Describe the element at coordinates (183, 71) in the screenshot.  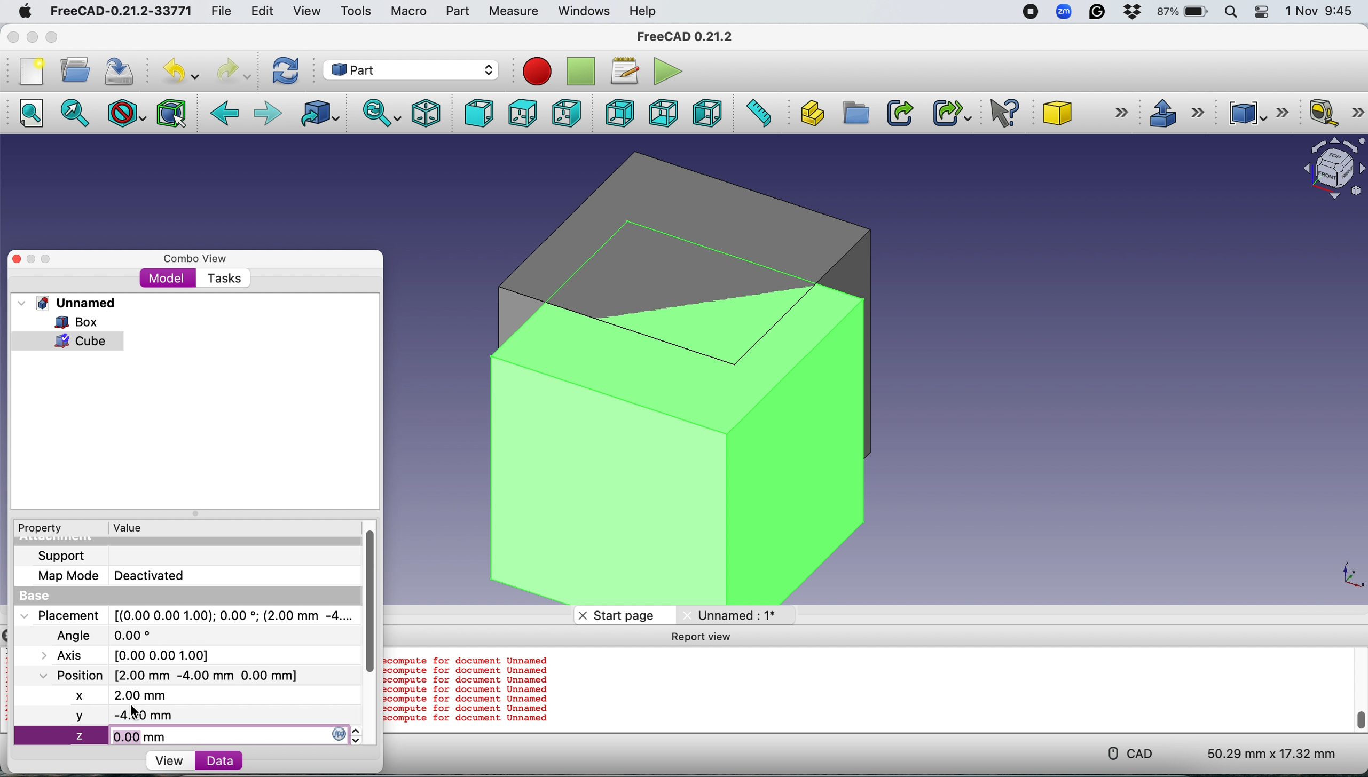
I see `Undo` at that location.